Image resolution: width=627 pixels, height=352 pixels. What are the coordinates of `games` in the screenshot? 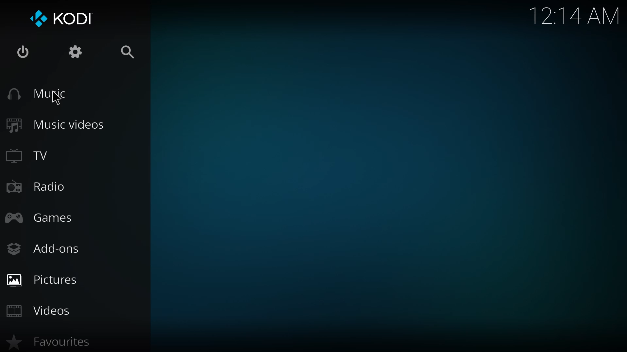 It's located at (43, 217).